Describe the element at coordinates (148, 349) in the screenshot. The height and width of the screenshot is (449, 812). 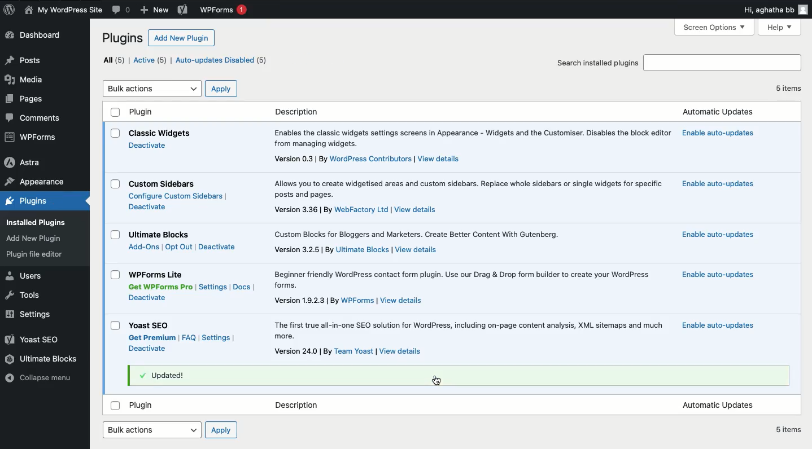
I see `Deactive` at that location.